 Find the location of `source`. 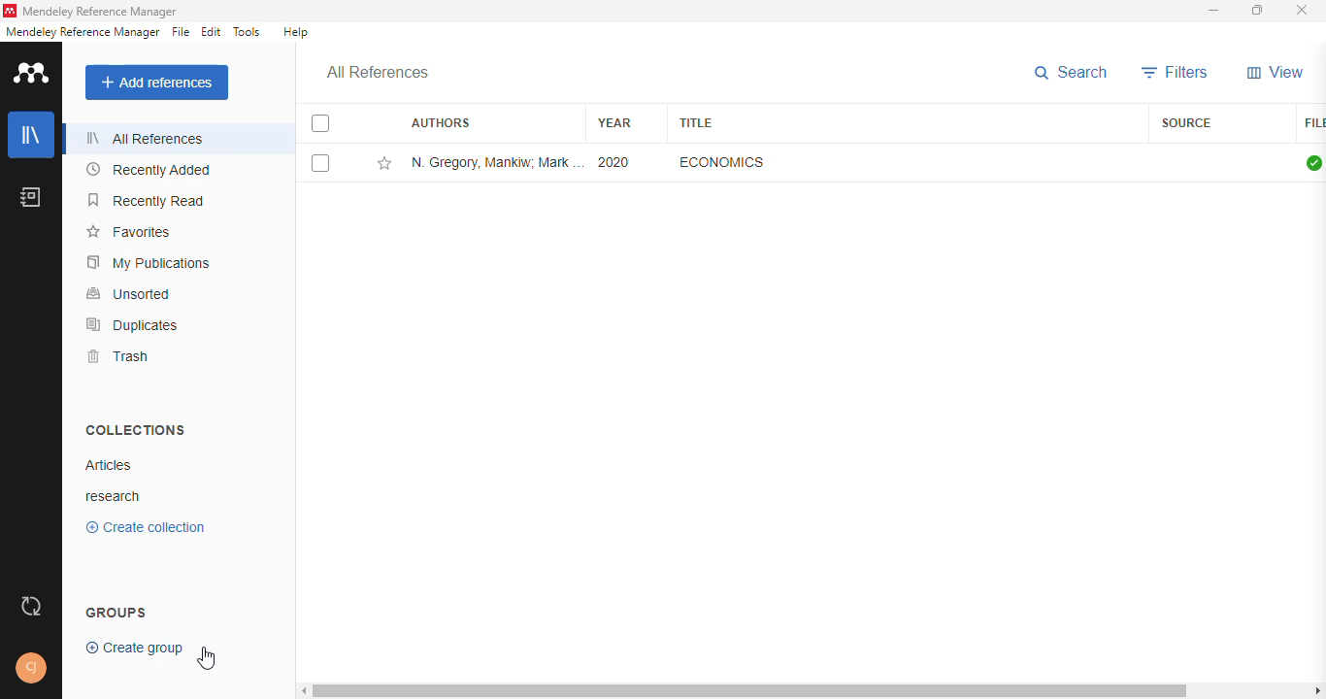

source is located at coordinates (1187, 124).